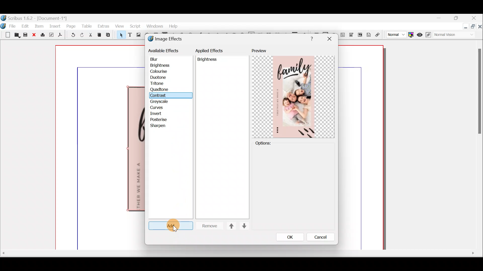 This screenshot has height=271, width=483. I want to click on Preflight verifier, so click(51, 36).